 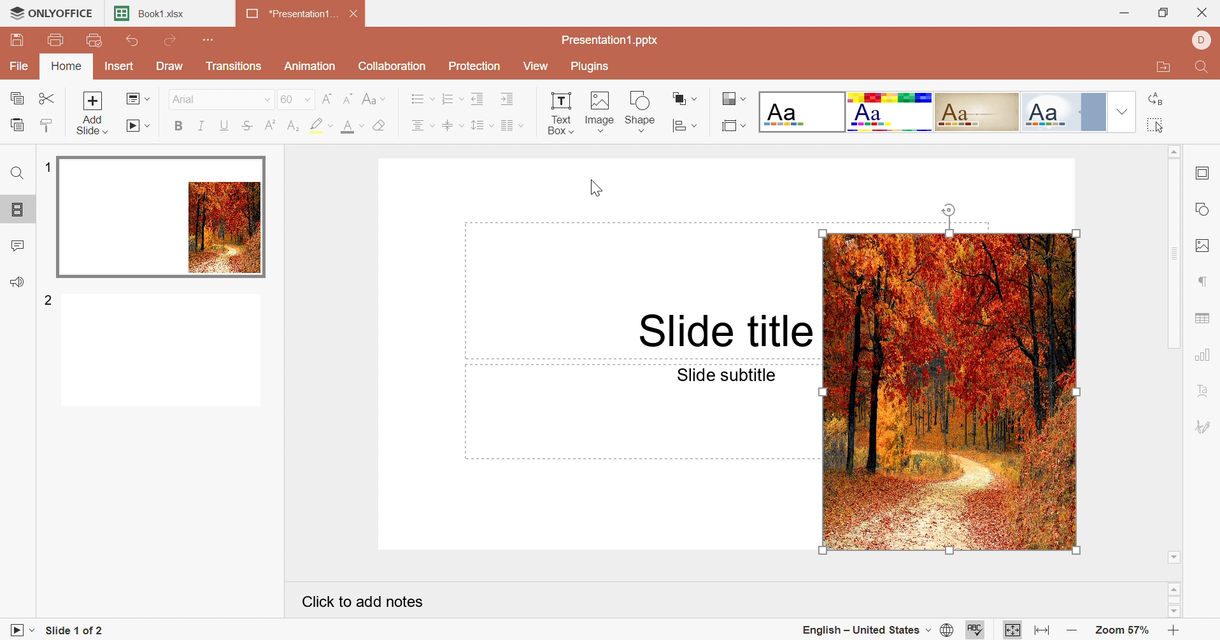 I want to click on ONLYOFFICE, so click(x=52, y=12).